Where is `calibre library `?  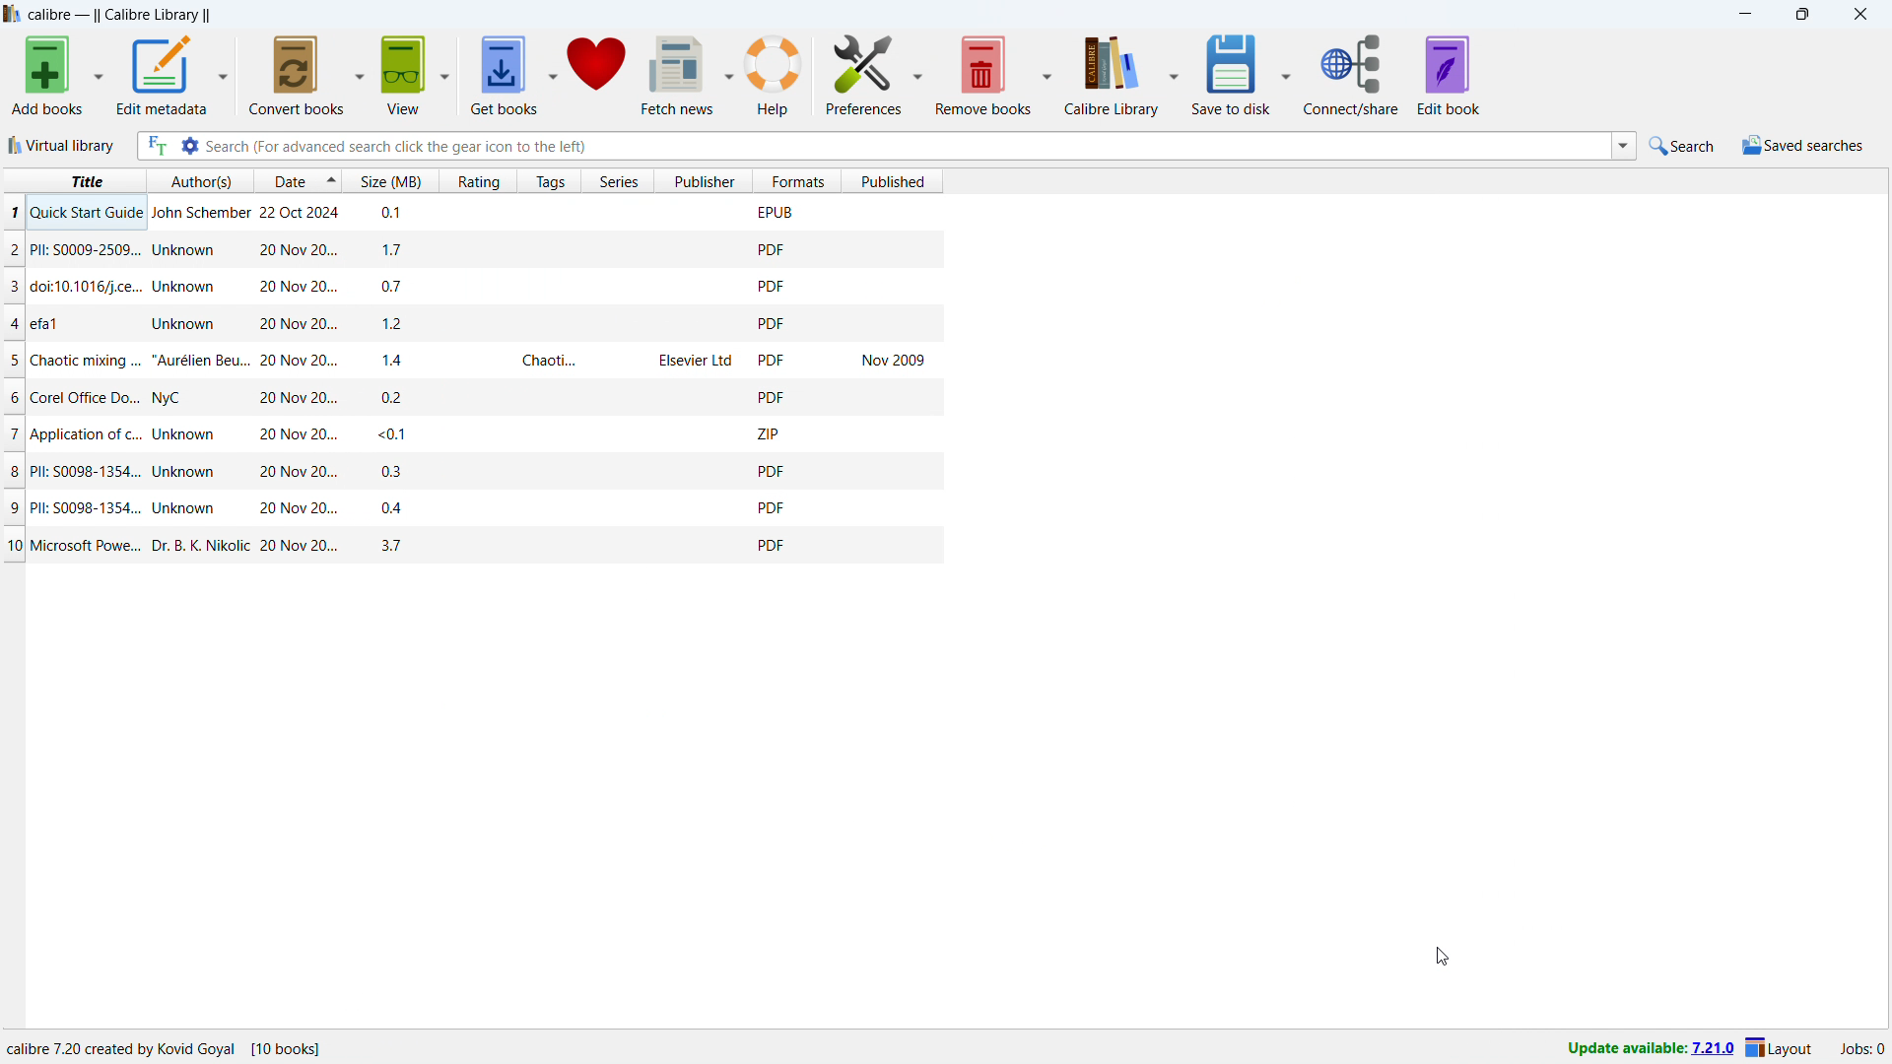
calibre library  is located at coordinates (1113, 73).